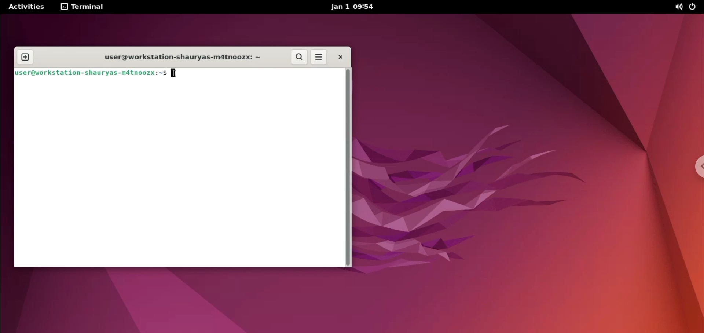 The height and width of the screenshot is (333, 704). I want to click on new tab, so click(26, 56).